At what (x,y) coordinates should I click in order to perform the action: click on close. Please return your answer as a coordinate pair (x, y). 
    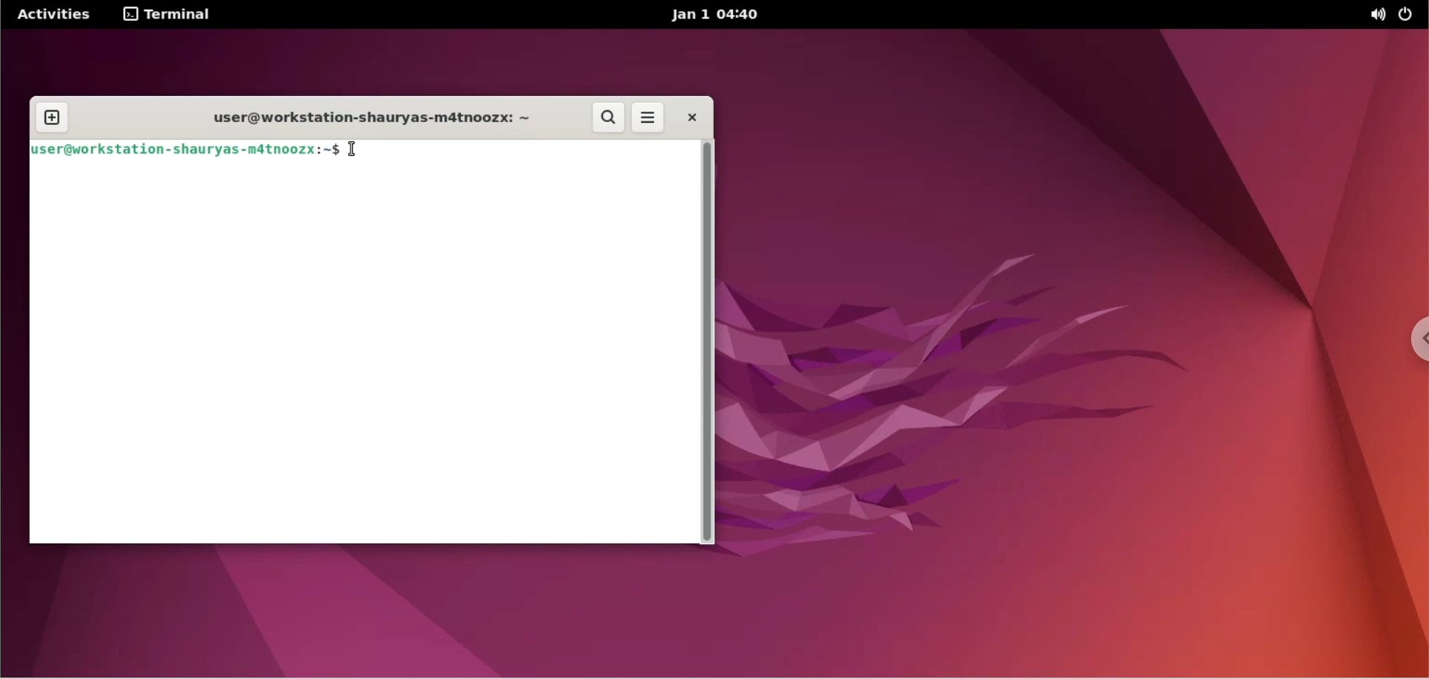
    Looking at the image, I should click on (691, 117).